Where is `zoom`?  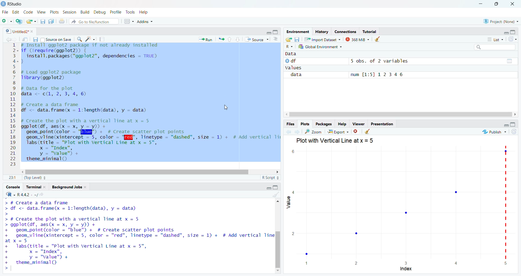
zoom is located at coordinates (313, 132).